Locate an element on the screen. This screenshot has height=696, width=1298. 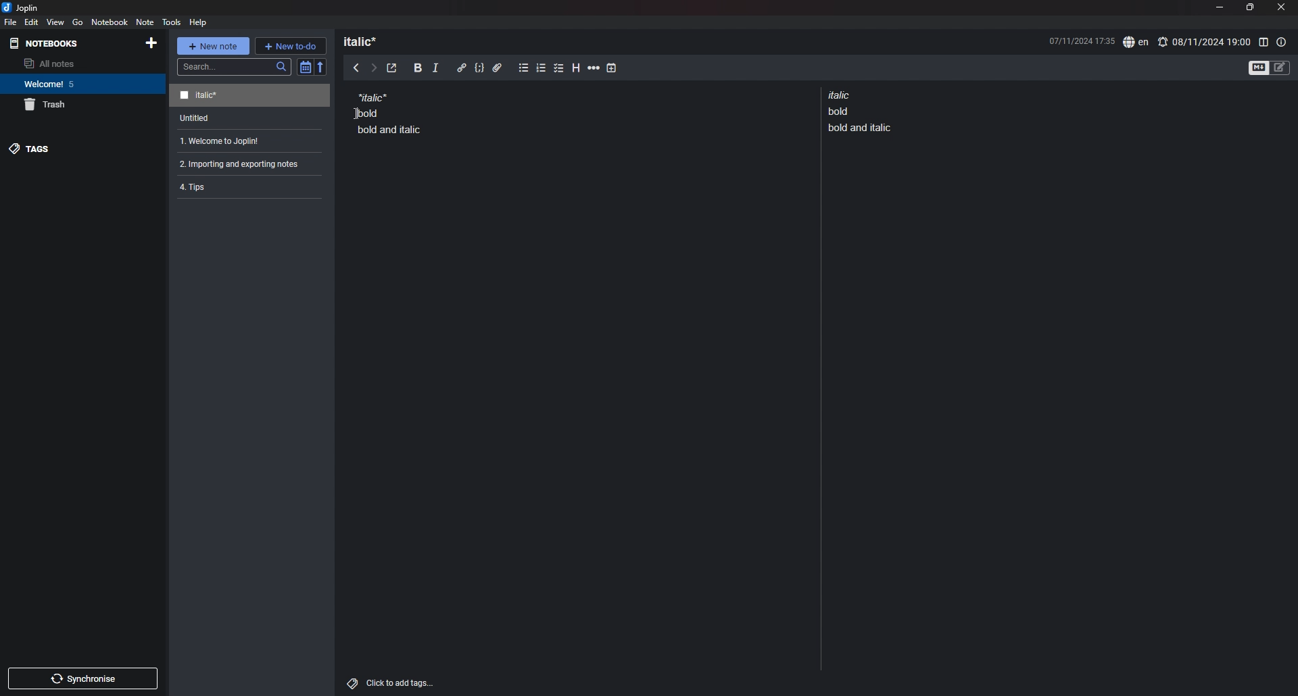
joplin is located at coordinates (20, 7).